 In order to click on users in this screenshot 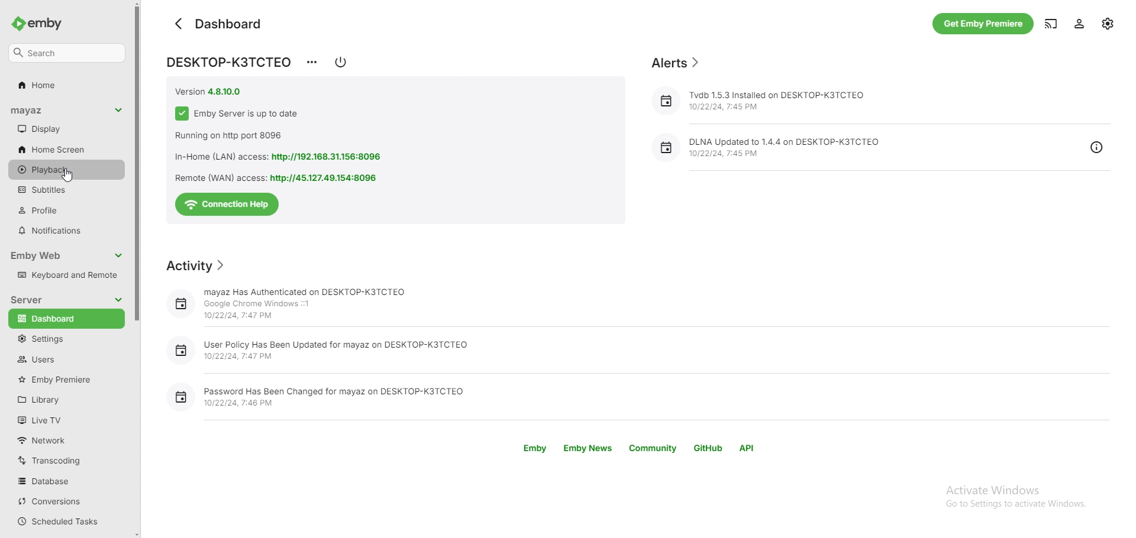, I will do `click(60, 359)`.